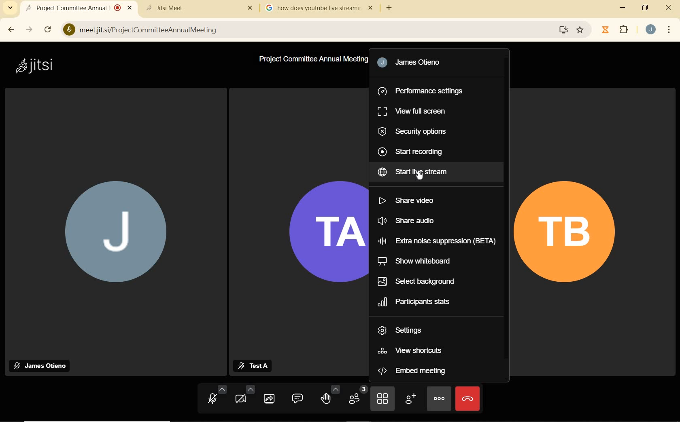 This screenshot has height=422, width=680. I want to click on start recording, so click(413, 151).